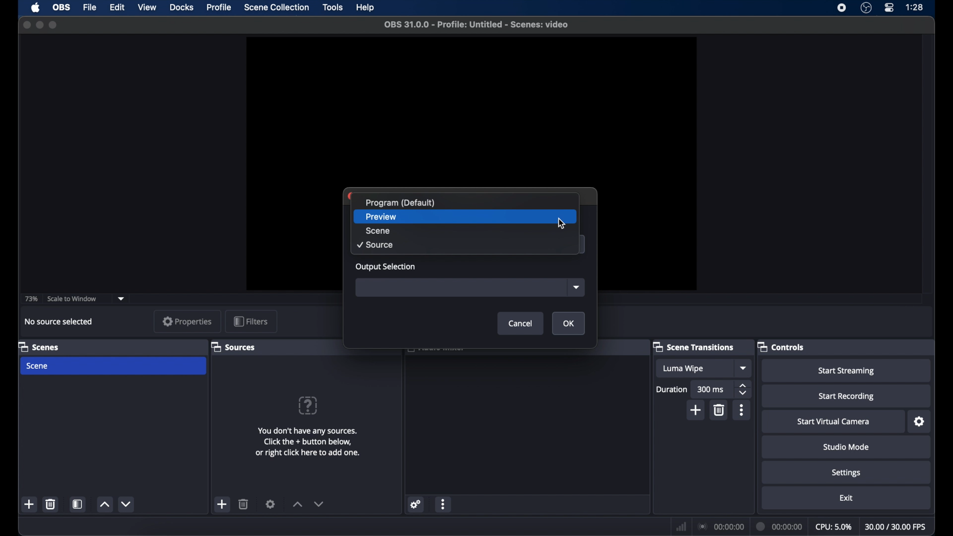 The image size is (953, 536). I want to click on add, so click(222, 504).